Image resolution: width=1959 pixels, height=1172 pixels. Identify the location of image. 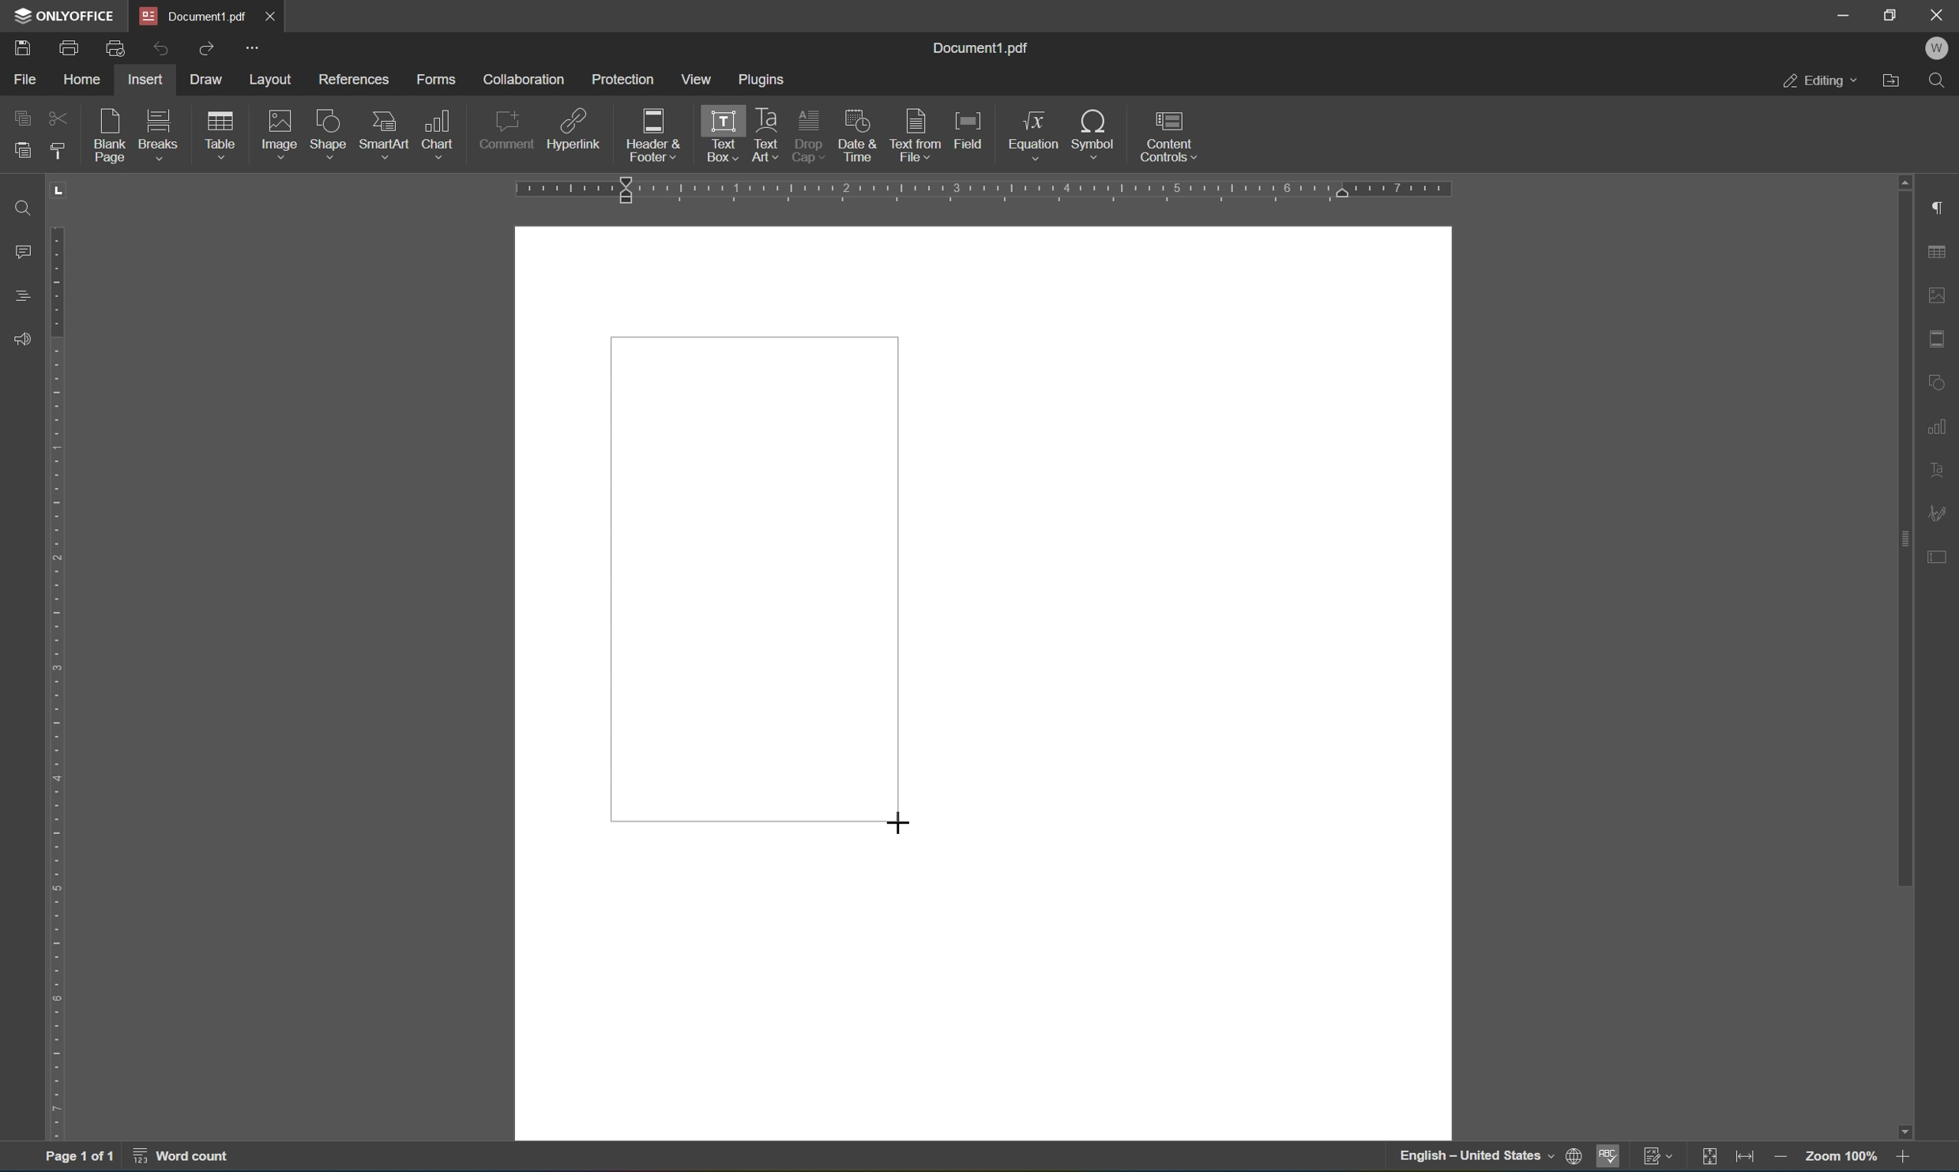
(281, 133).